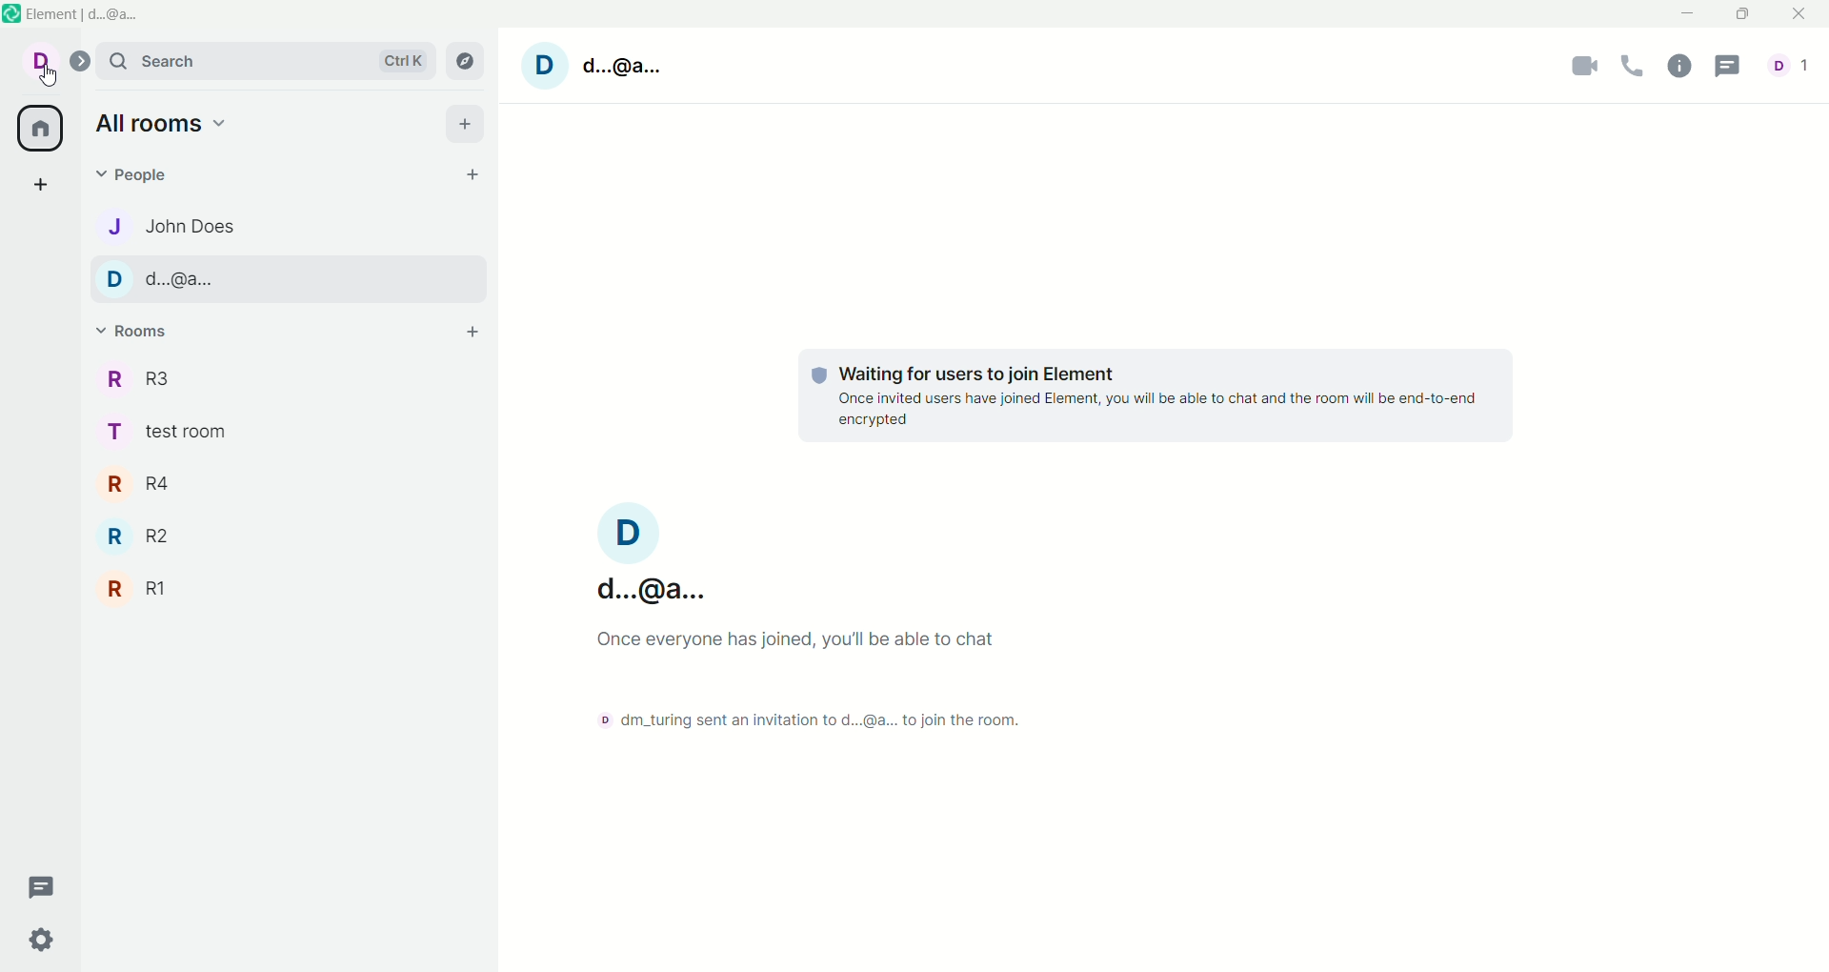 The image size is (1829, 972). Describe the element at coordinates (273, 62) in the screenshot. I see `search` at that location.